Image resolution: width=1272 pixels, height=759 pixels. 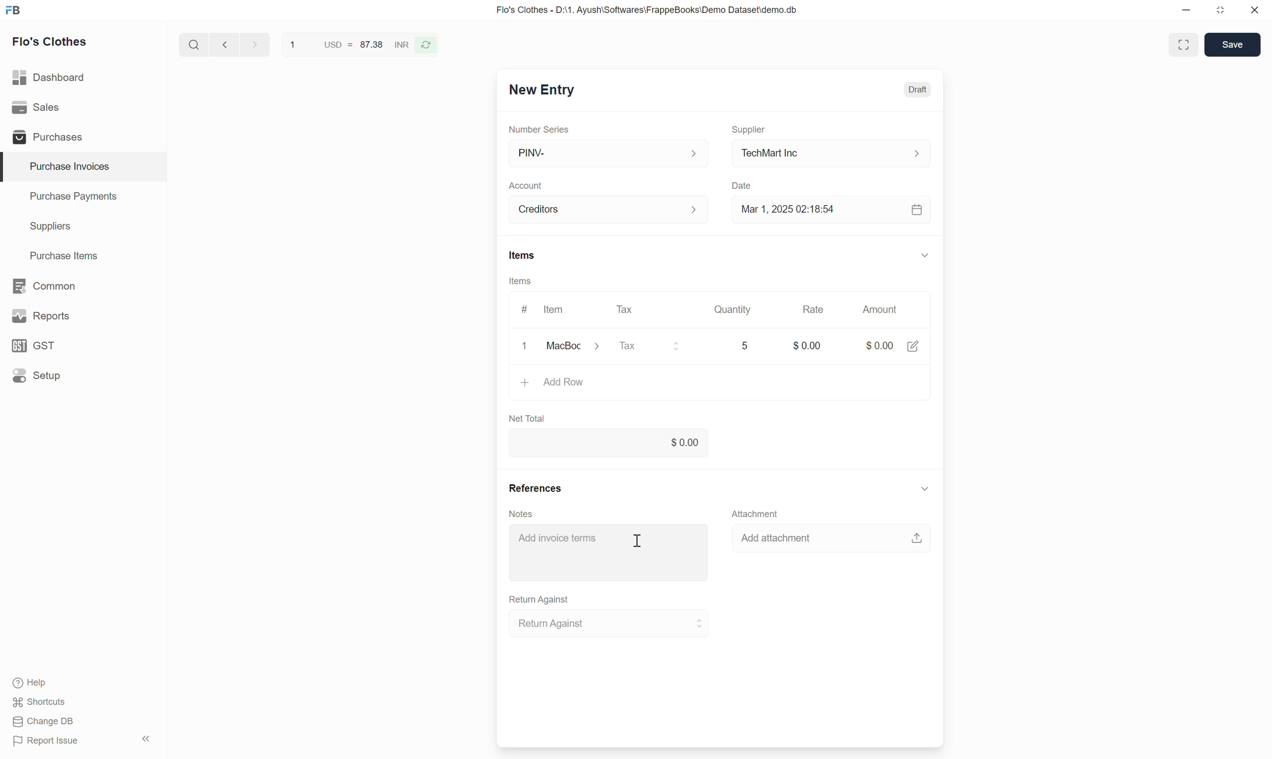 What do you see at coordinates (426, 45) in the screenshot?
I see `Reverse` at bounding box center [426, 45].